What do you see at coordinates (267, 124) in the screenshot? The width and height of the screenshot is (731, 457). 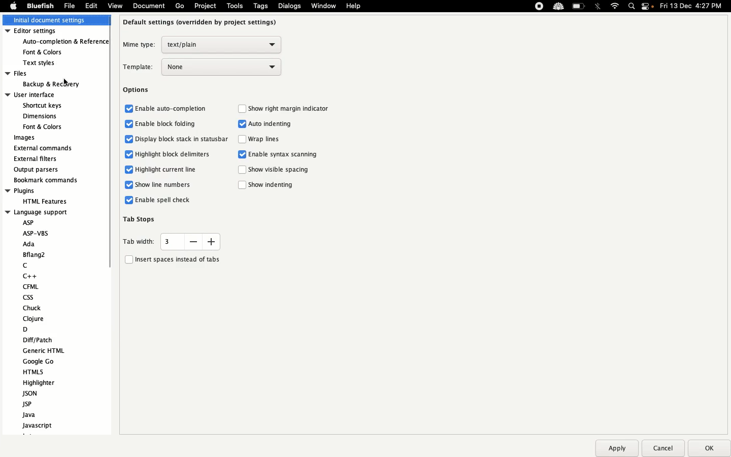 I see `Auto indenting` at bounding box center [267, 124].